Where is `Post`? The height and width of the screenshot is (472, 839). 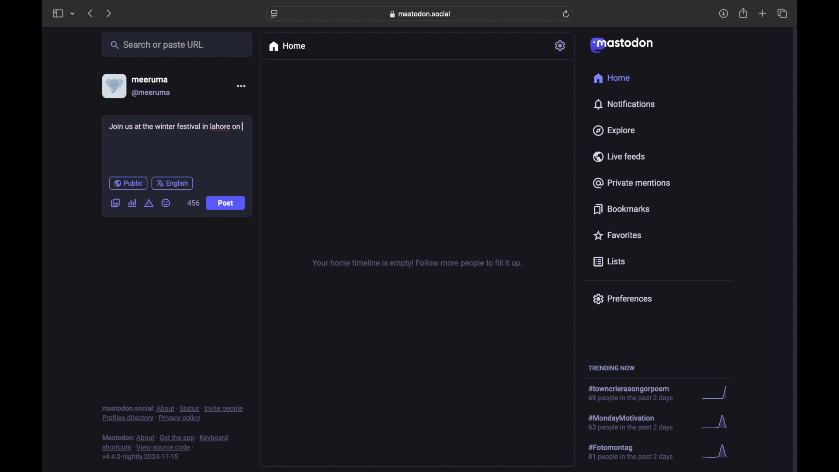 Post is located at coordinates (226, 204).